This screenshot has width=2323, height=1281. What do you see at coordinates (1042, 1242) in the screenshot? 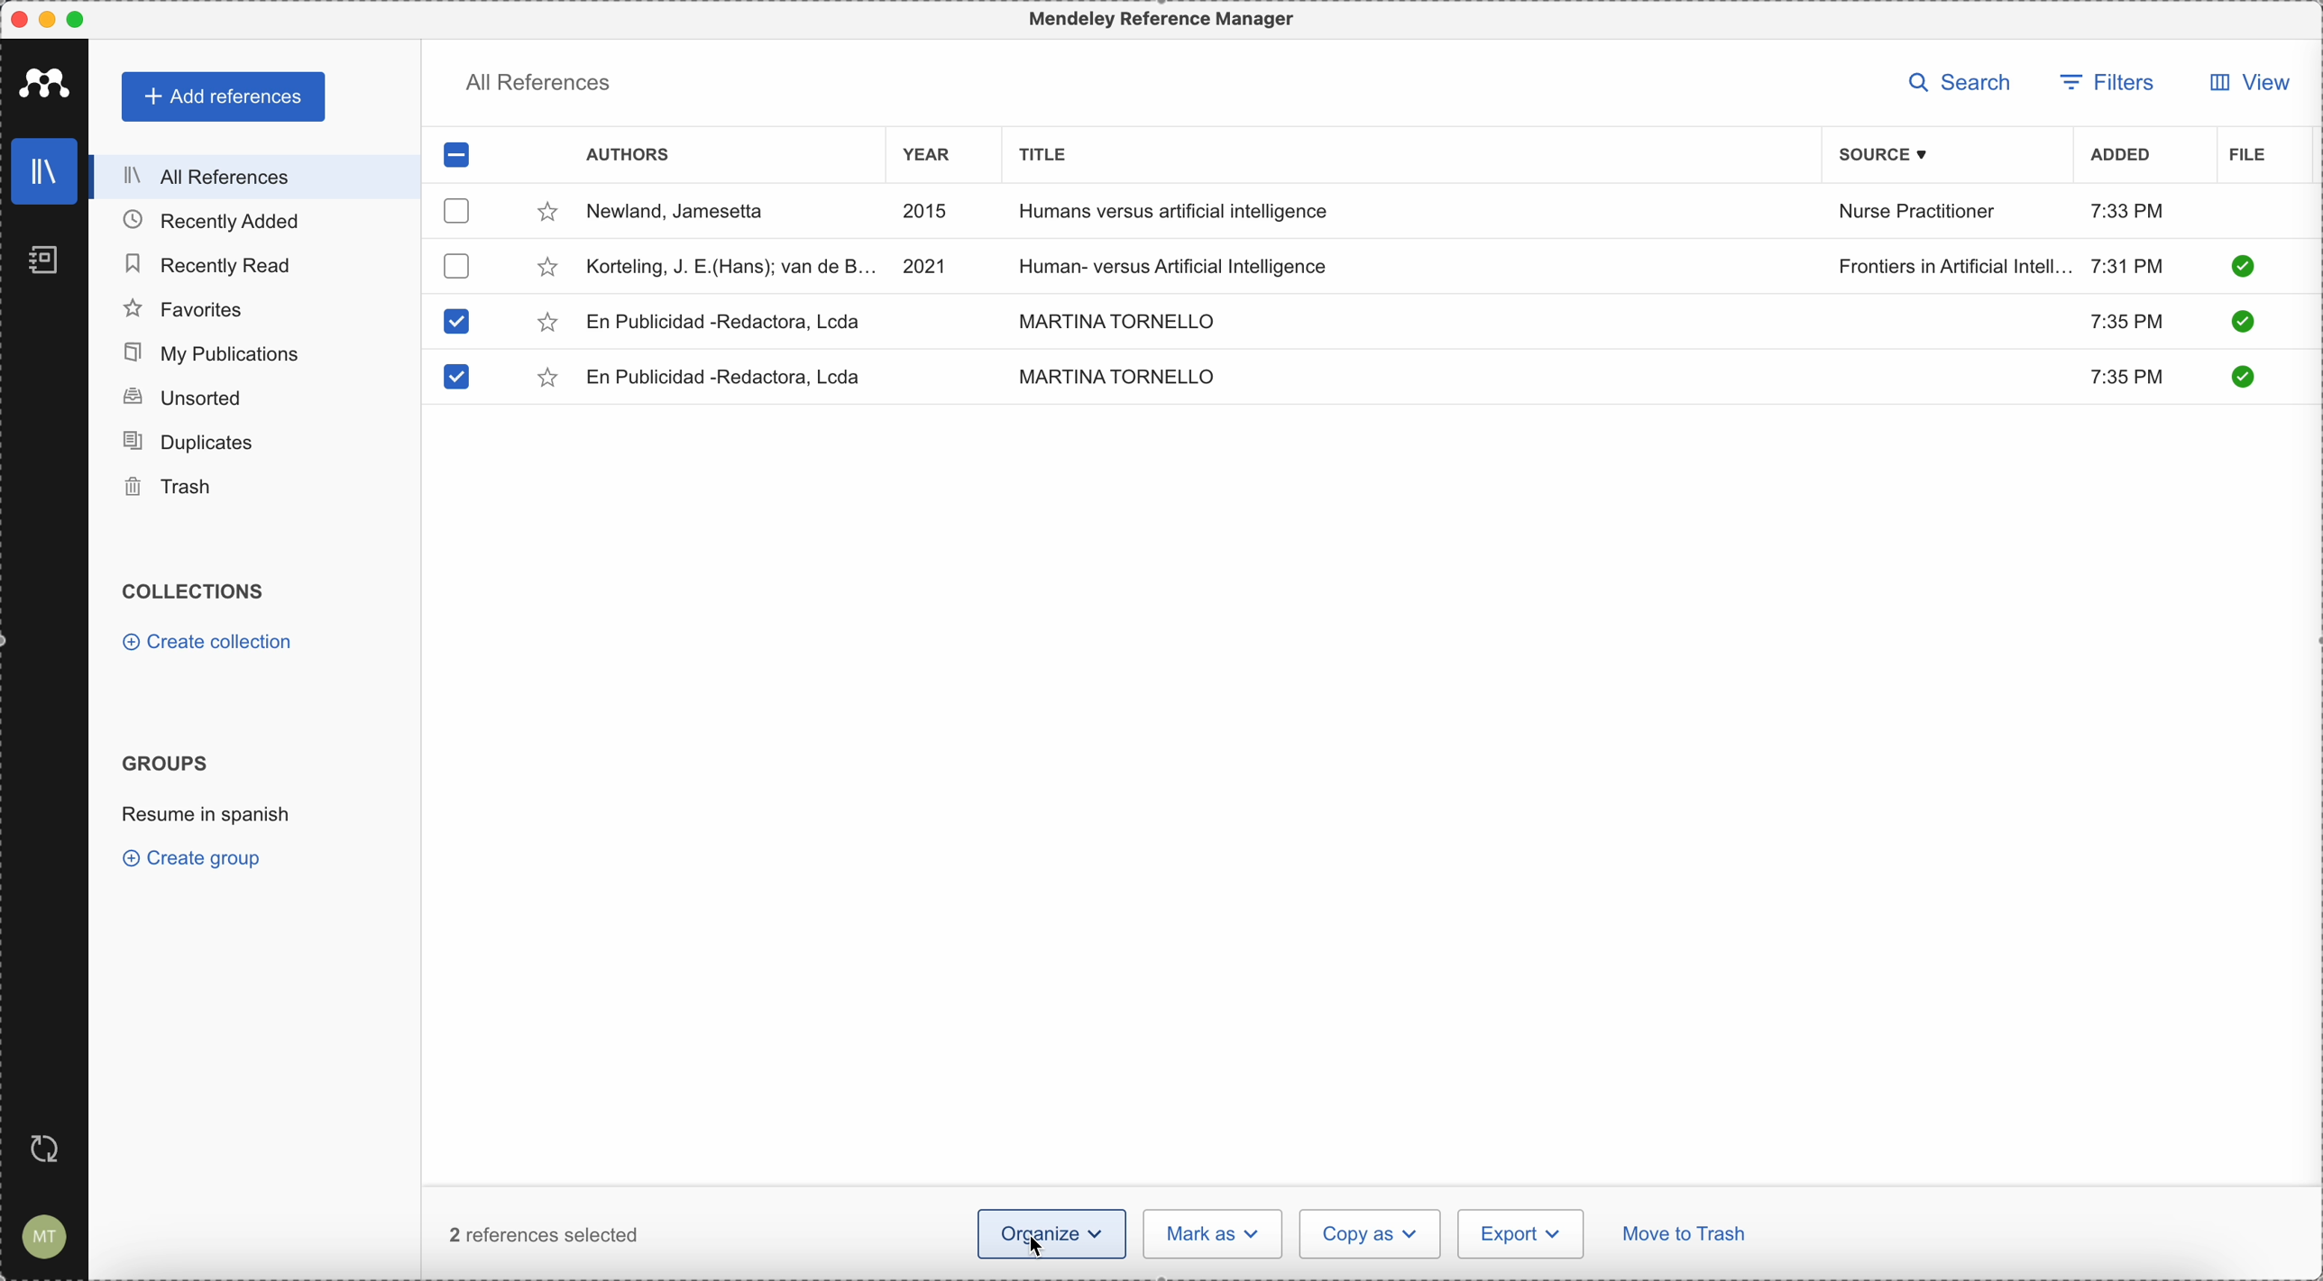
I see `cursor` at bounding box center [1042, 1242].